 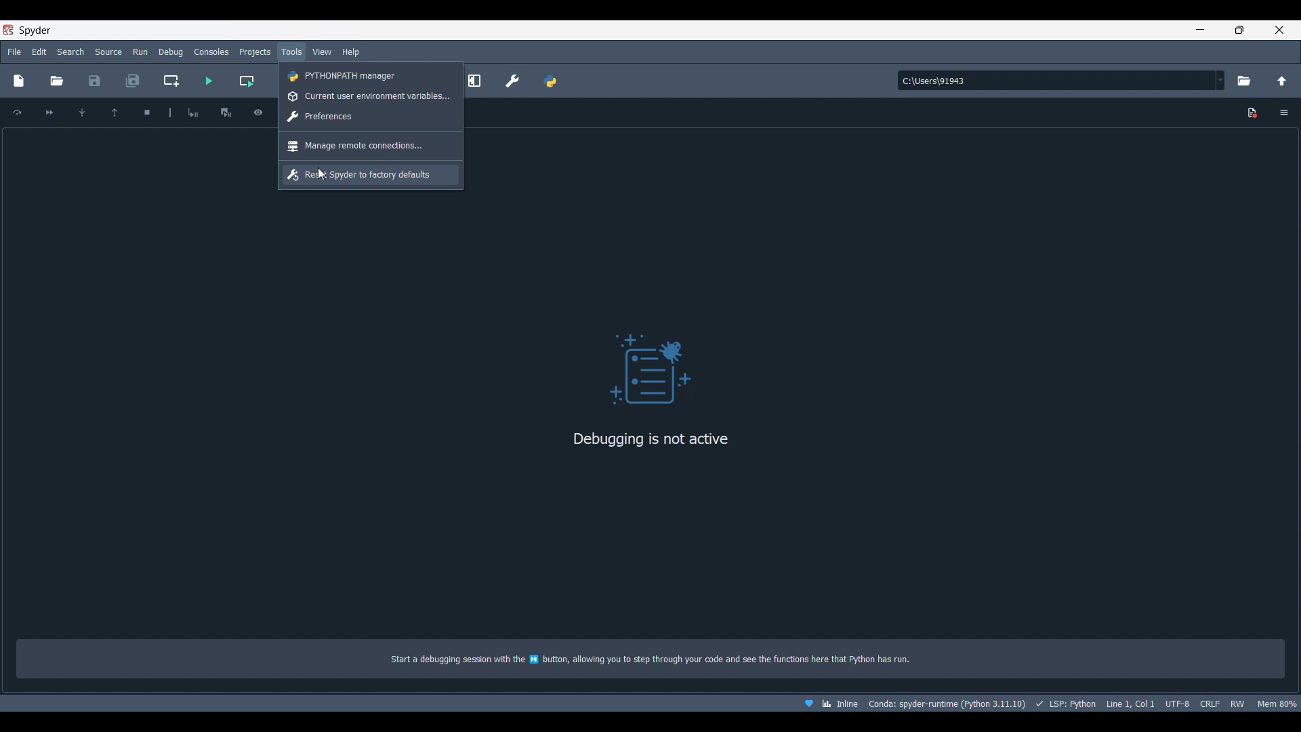 What do you see at coordinates (115, 111) in the screenshot?
I see `move up` at bounding box center [115, 111].